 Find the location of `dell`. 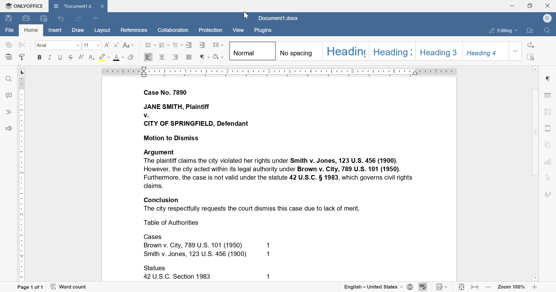

dell is located at coordinates (546, 18).